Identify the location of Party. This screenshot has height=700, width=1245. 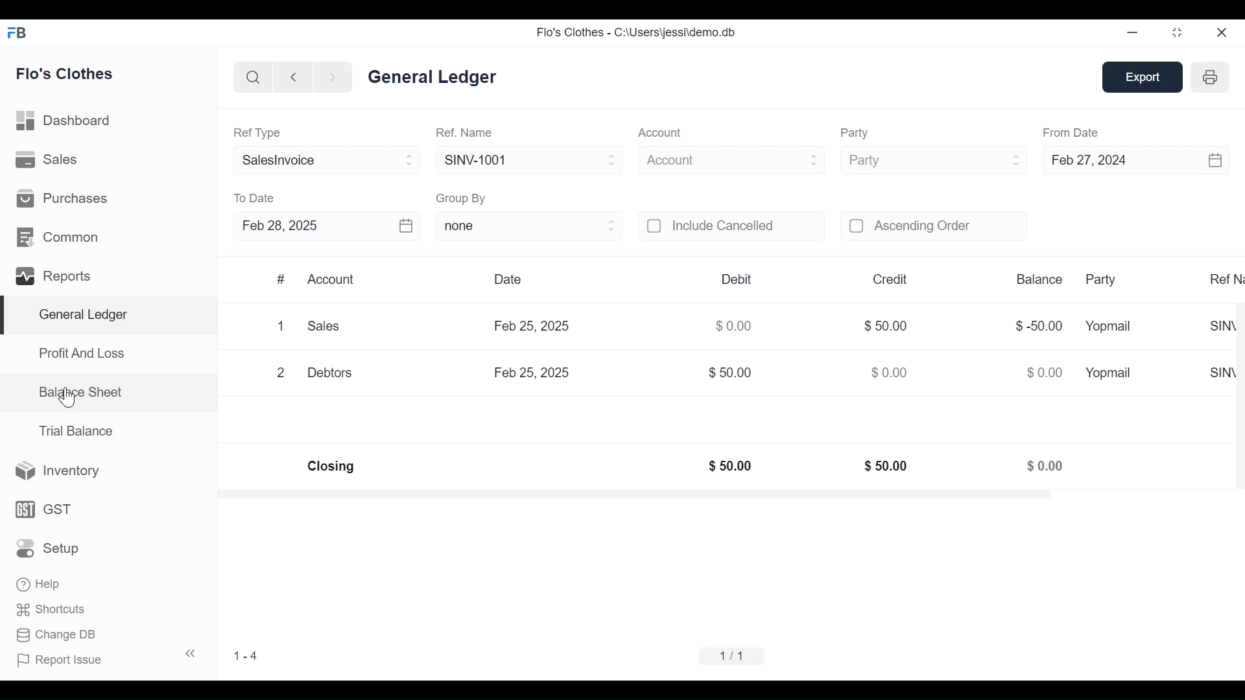
(855, 132).